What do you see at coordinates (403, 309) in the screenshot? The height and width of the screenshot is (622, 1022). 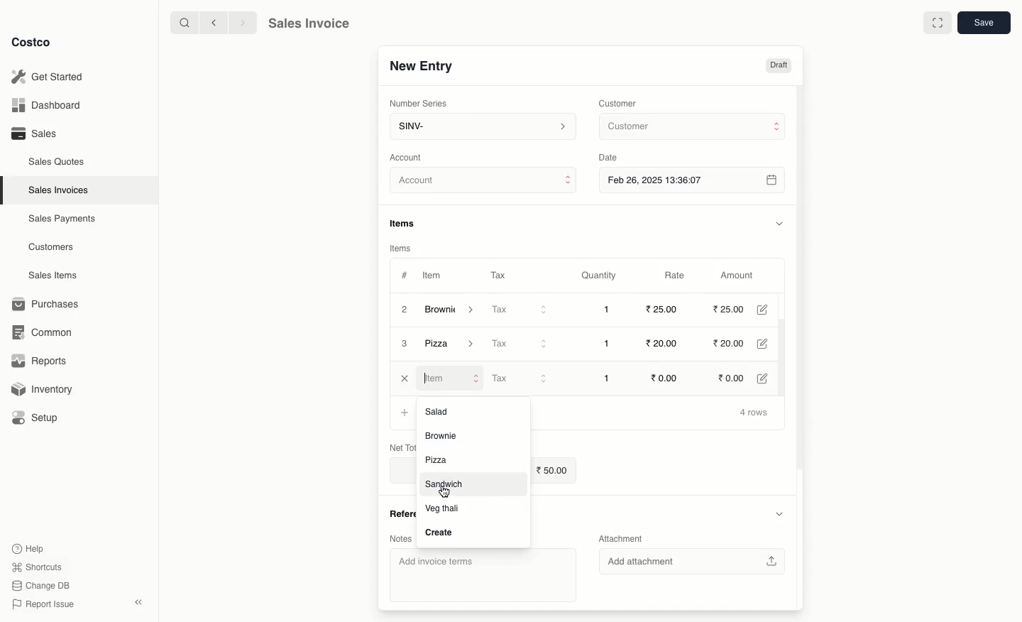 I see `2` at bounding box center [403, 309].